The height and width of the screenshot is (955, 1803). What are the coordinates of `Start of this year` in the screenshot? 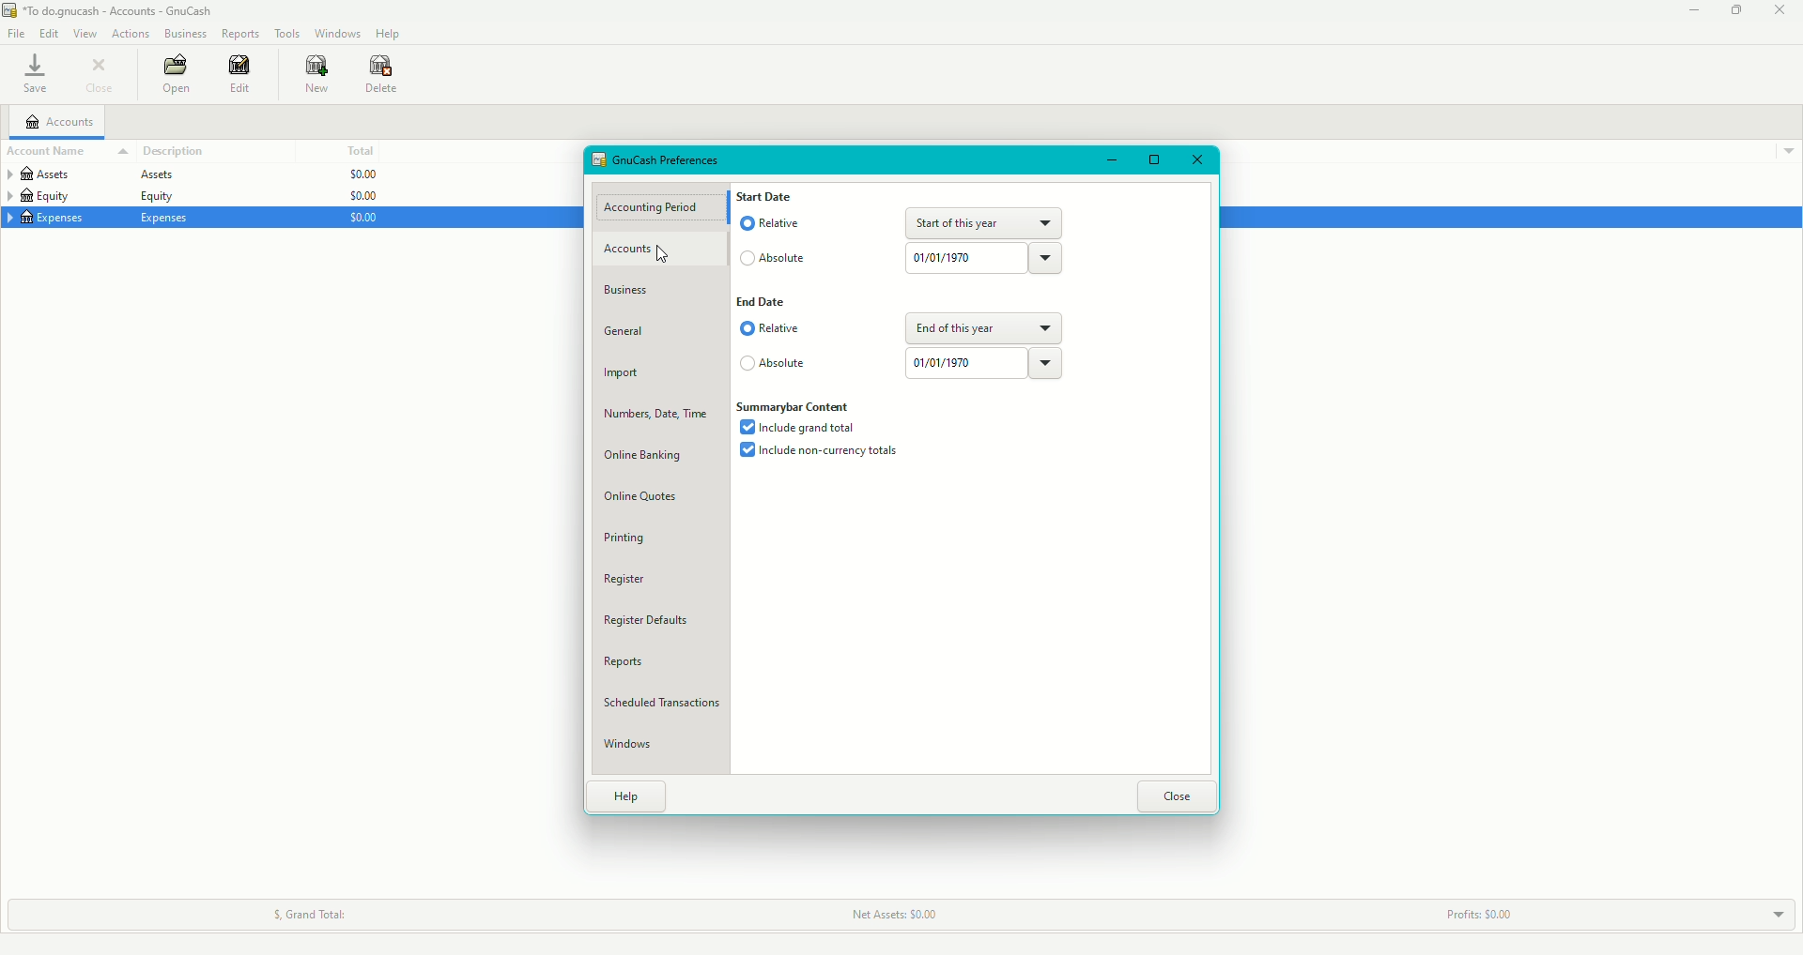 It's located at (982, 223).